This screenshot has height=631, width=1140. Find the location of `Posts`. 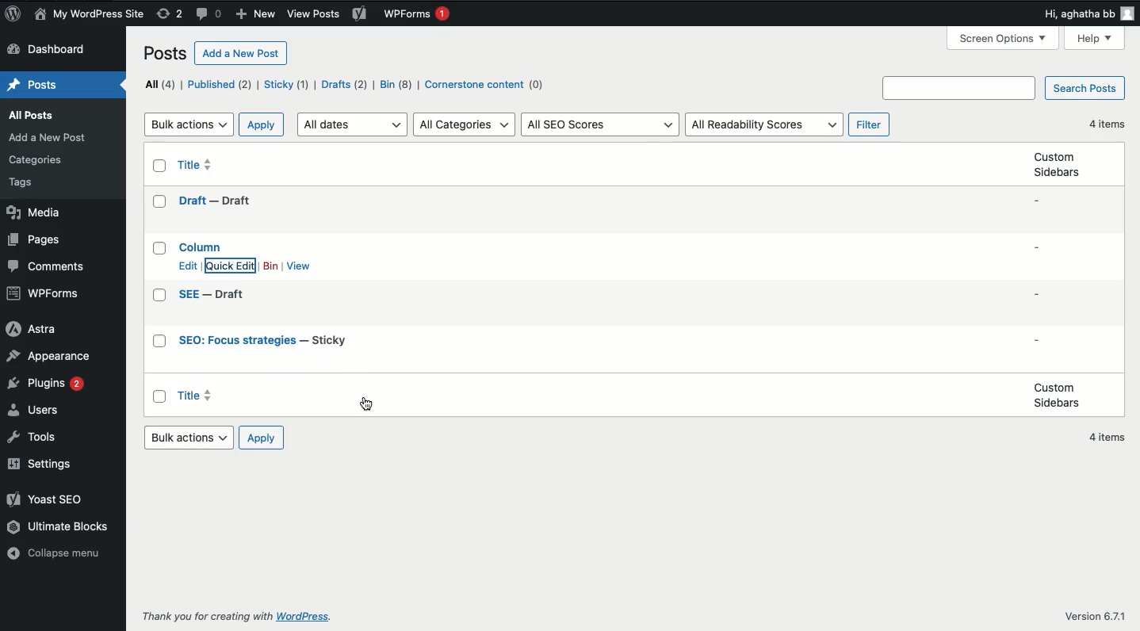

Posts is located at coordinates (163, 55).